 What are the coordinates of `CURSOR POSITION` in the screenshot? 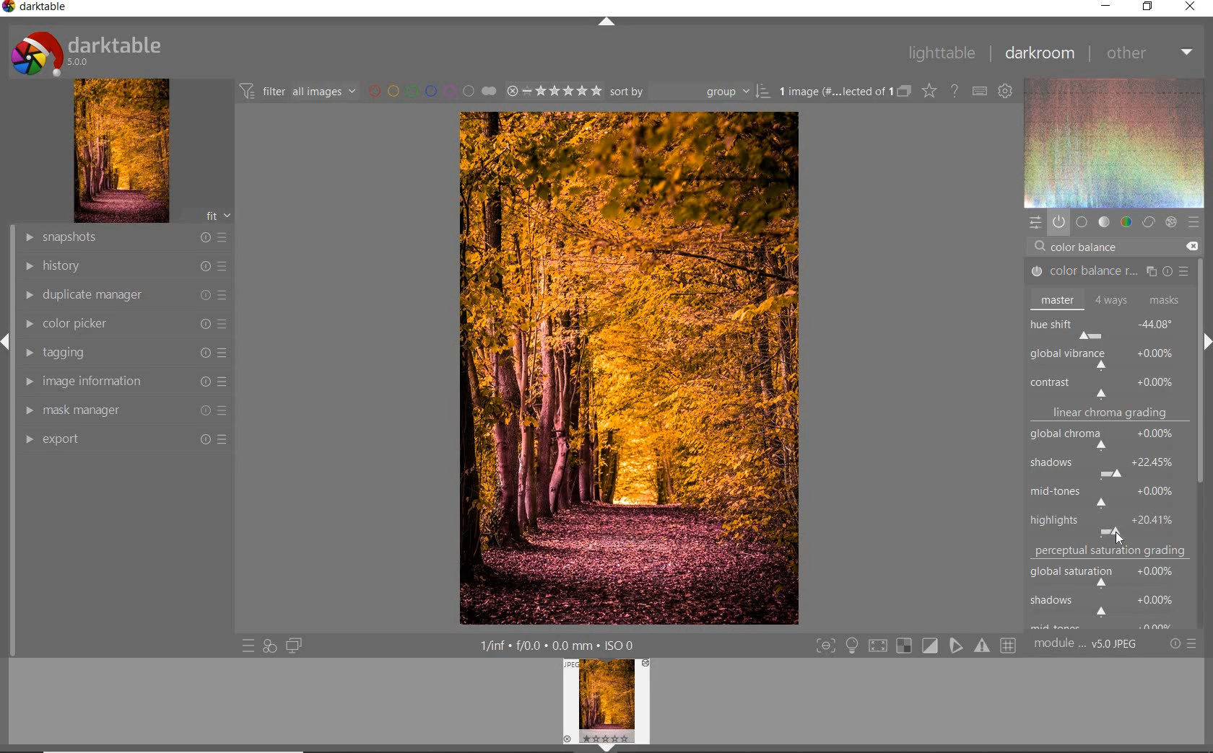 It's located at (1118, 538).